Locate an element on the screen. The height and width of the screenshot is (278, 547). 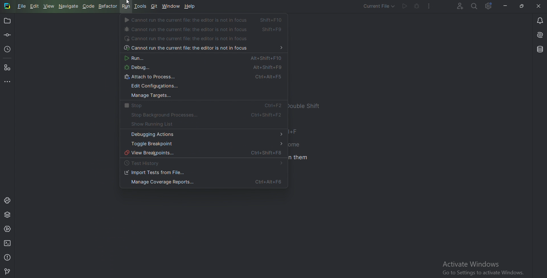
Tools is located at coordinates (140, 5).